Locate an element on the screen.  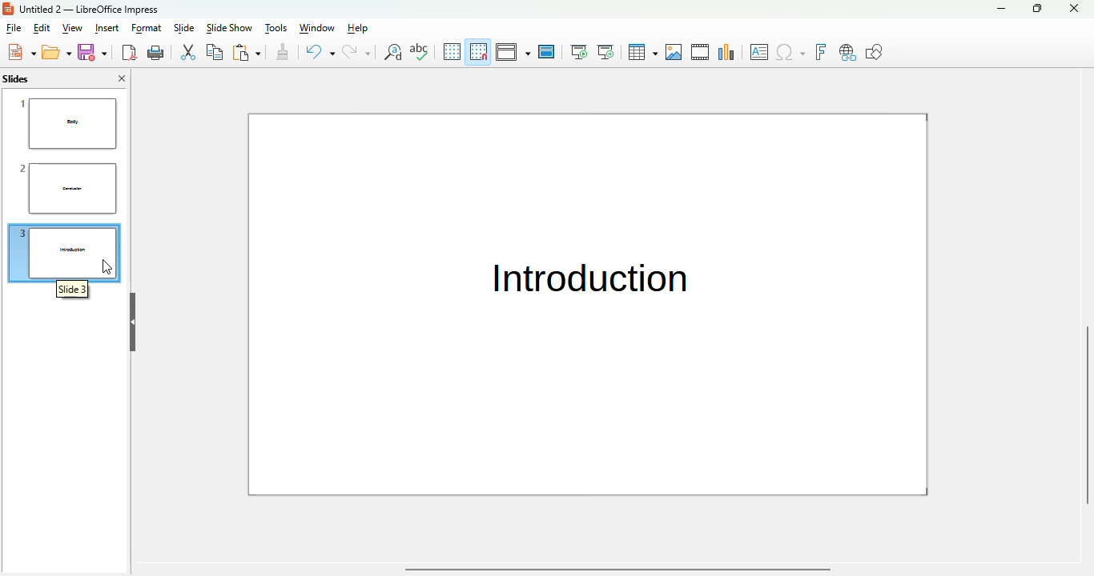
insert is located at coordinates (107, 28).